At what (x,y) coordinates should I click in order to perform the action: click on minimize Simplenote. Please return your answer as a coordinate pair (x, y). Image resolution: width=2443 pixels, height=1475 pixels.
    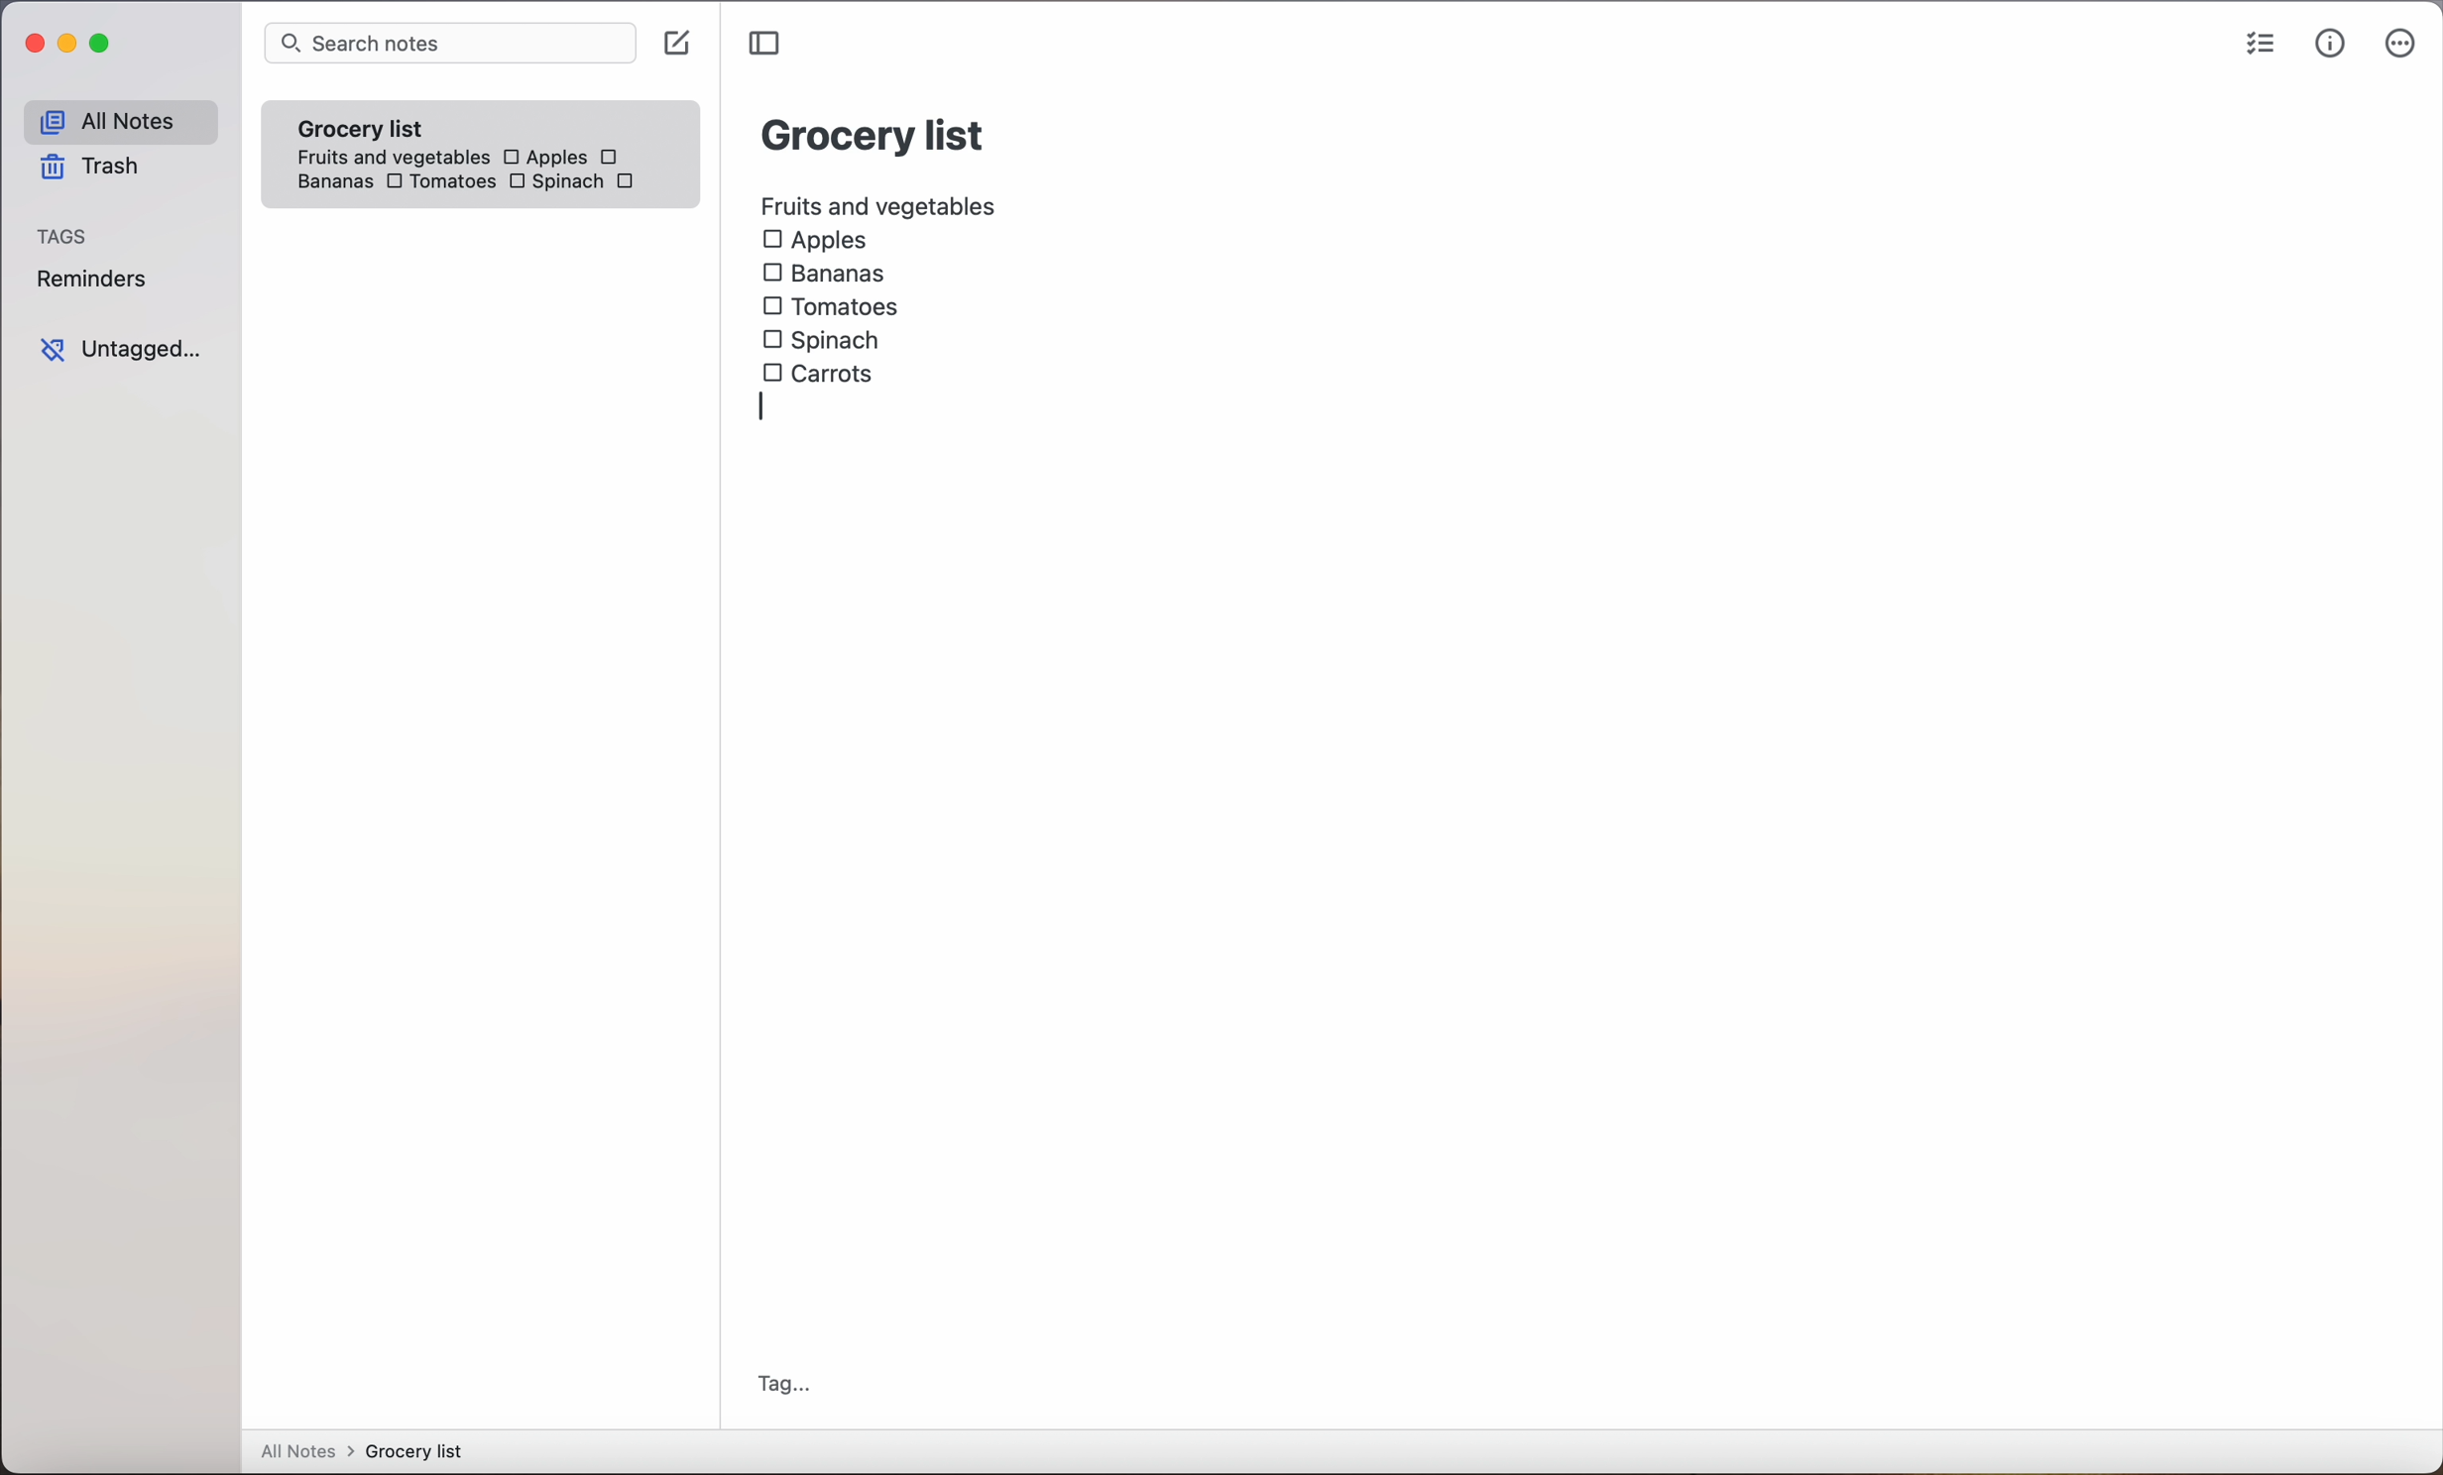
    Looking at the image, I should click on (71, 48).